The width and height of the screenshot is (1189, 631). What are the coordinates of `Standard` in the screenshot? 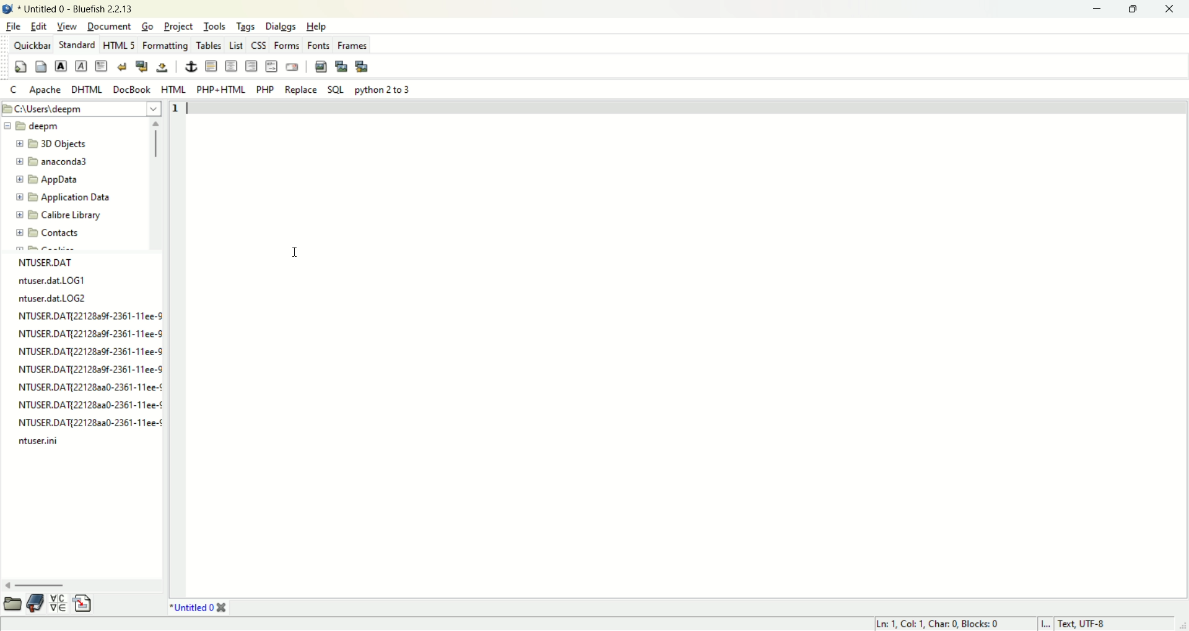 It's located at (77, 45).